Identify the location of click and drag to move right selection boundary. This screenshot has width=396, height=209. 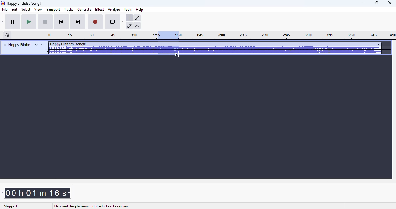
(91, 206).